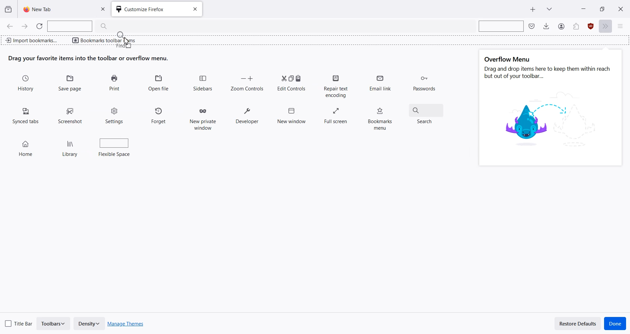 The height and width of the screenshot is (334, 630). Describe the element at coordinates (607, 27) in the screenshot. I see `More tools` at that location.